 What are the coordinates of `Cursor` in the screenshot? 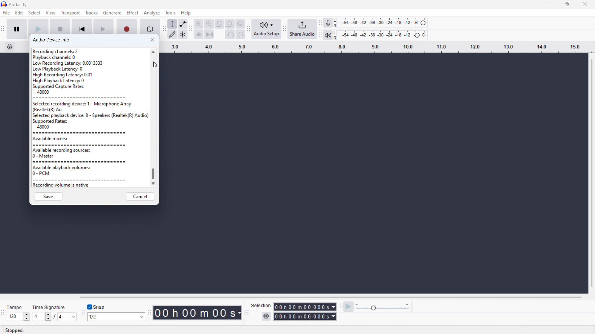 It's located at (156, 66).